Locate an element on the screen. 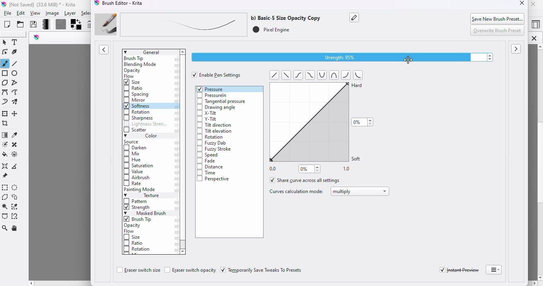 The image size is (543, 286). edit is located at coordinates (21, 13).